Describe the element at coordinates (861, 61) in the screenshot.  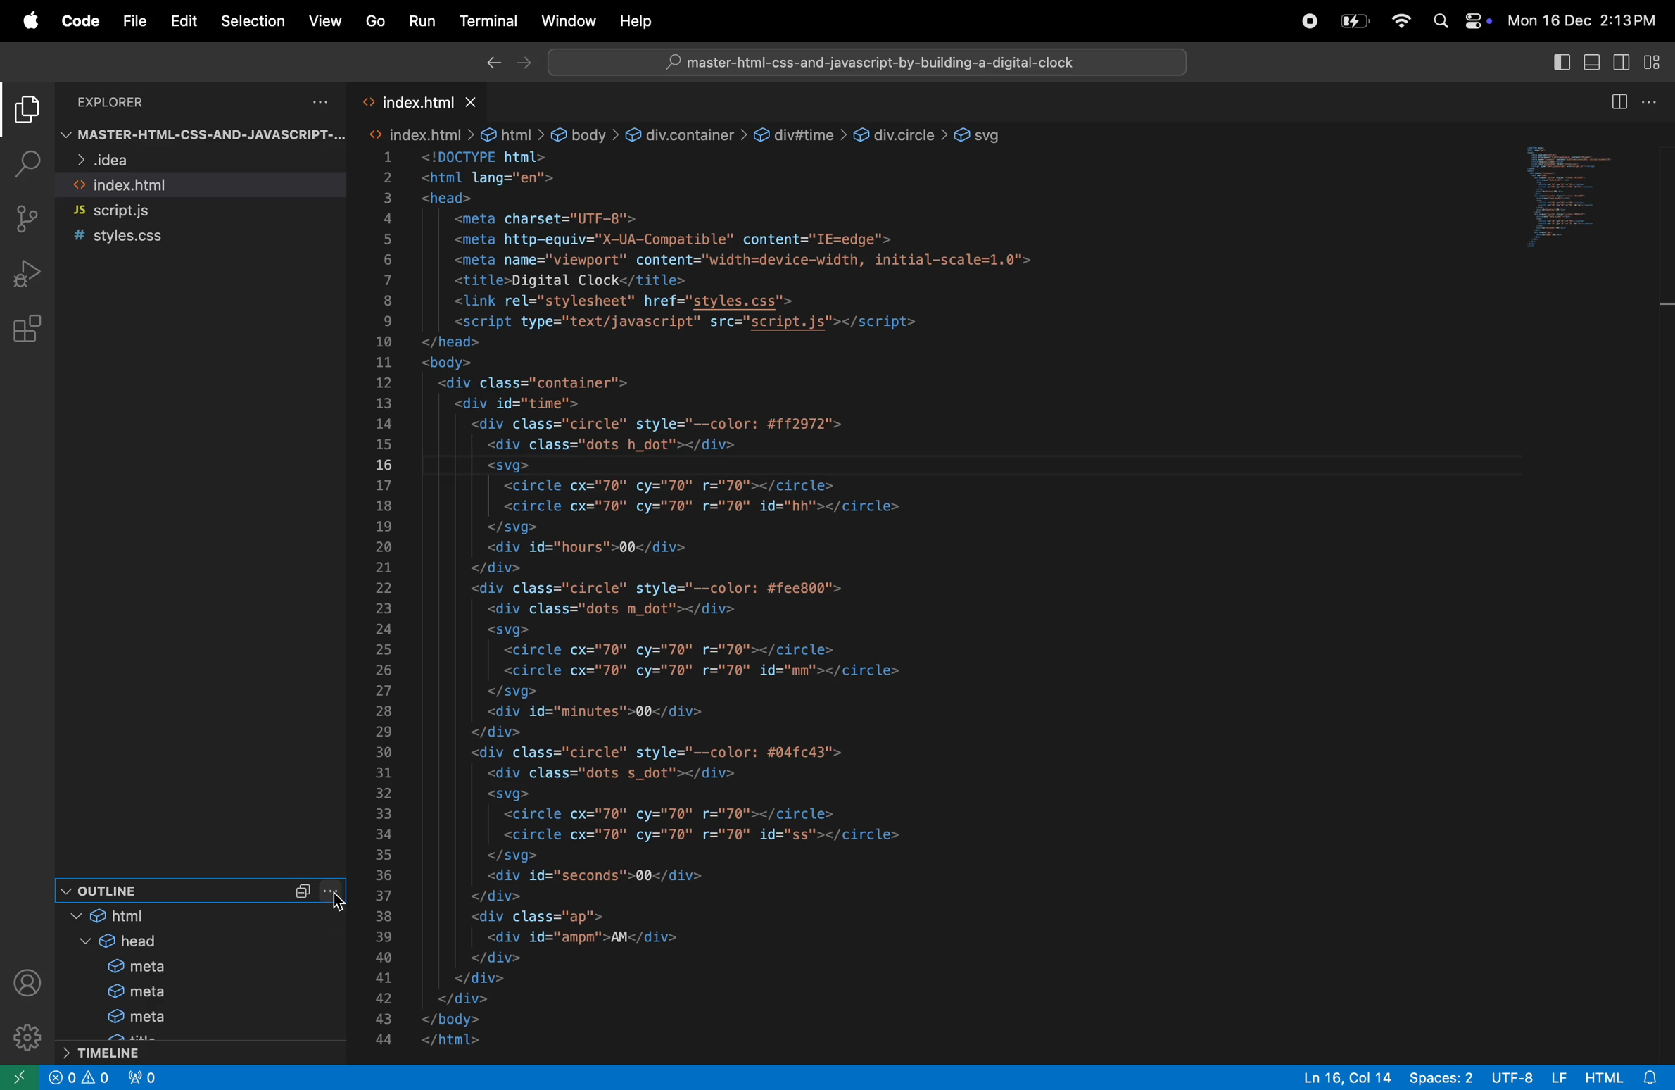
I see `workspace search bar` at that location.